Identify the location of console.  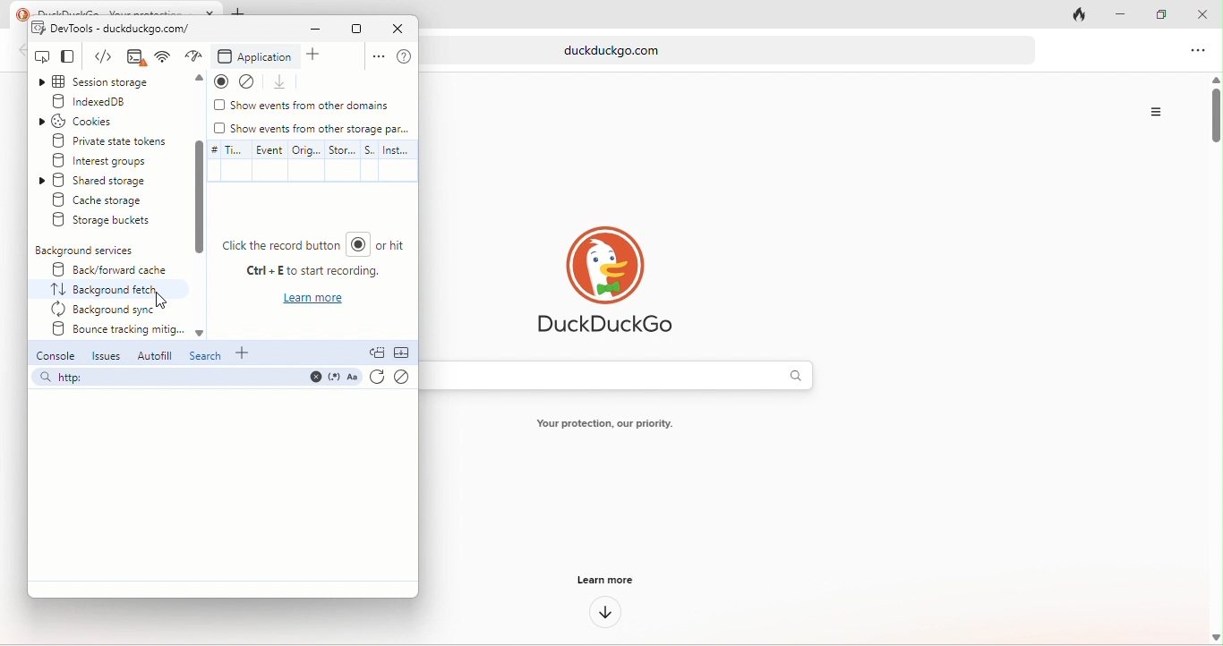
(54, 357).